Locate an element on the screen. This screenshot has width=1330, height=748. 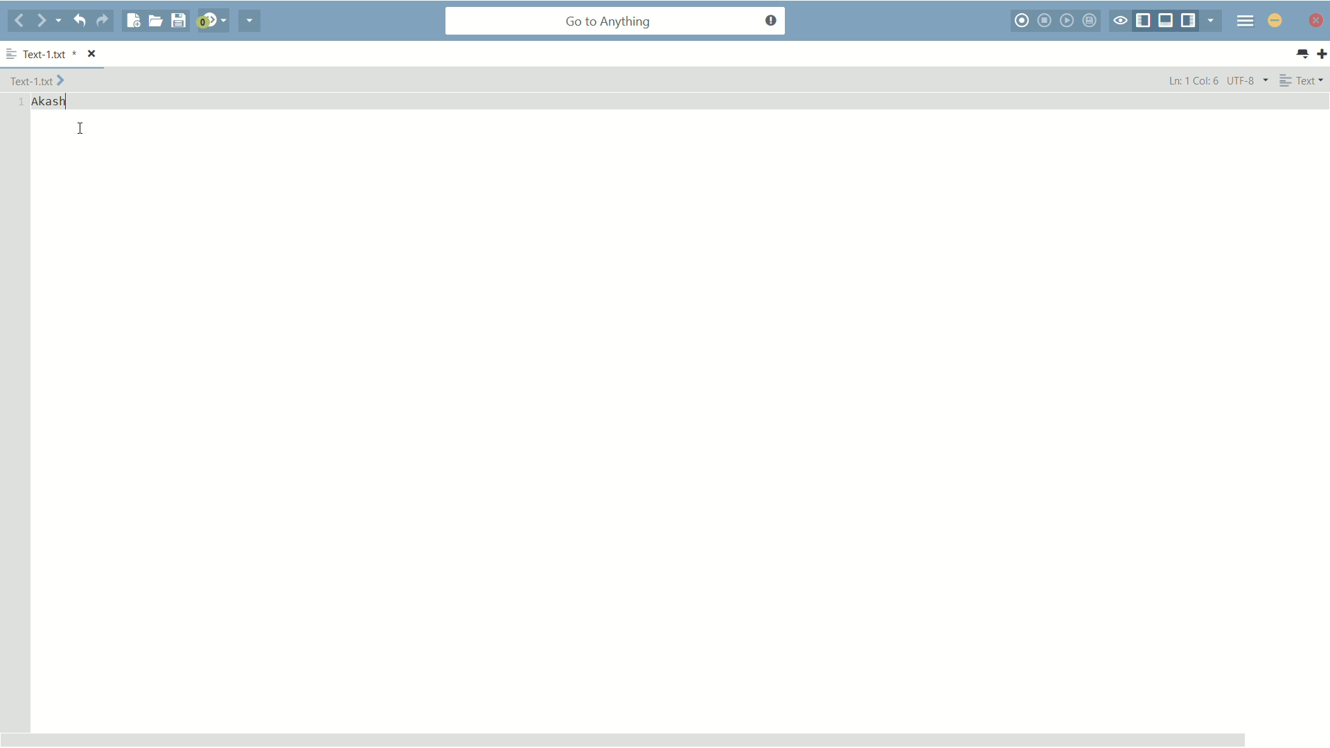
play last macro is located at coordinates (1067, 20).